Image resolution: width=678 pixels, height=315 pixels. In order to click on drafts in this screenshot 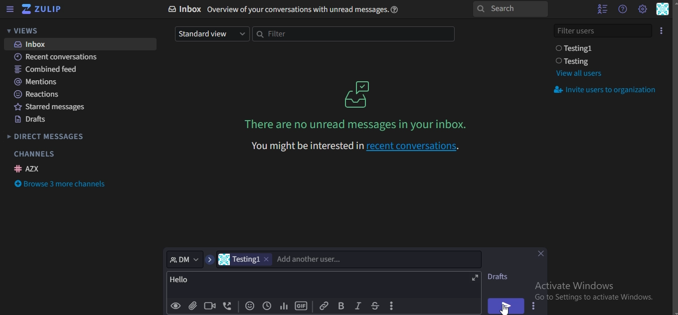, I will do `click(31, 121)`.